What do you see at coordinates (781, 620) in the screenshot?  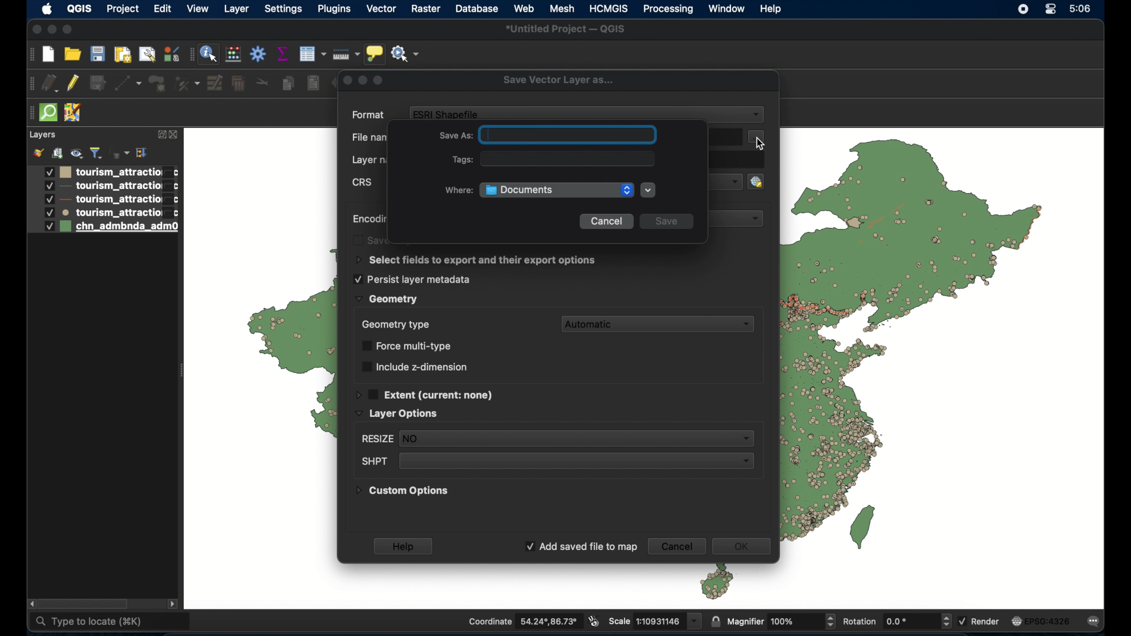 I see `magnifier` at bounding box center [781, 620].